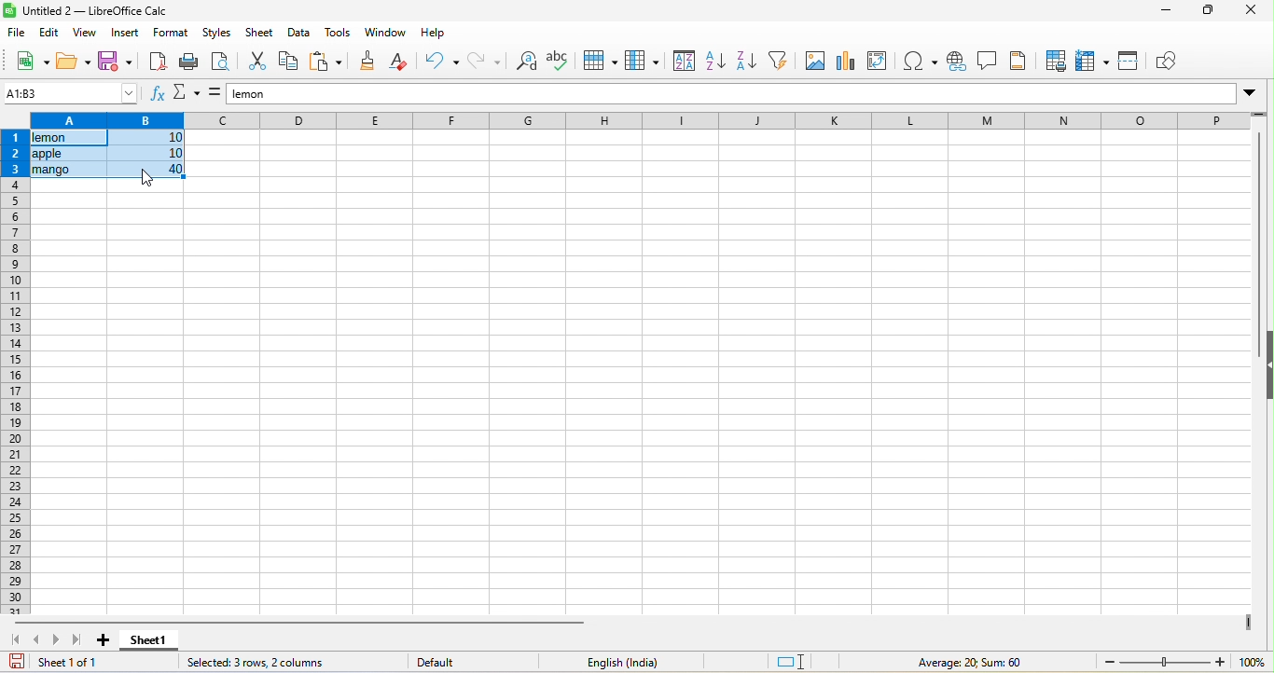  What do you see at coordinates (67, 664) in the screenshot?
I see `sheet 1 of 1` at bounding box center [67, 664].